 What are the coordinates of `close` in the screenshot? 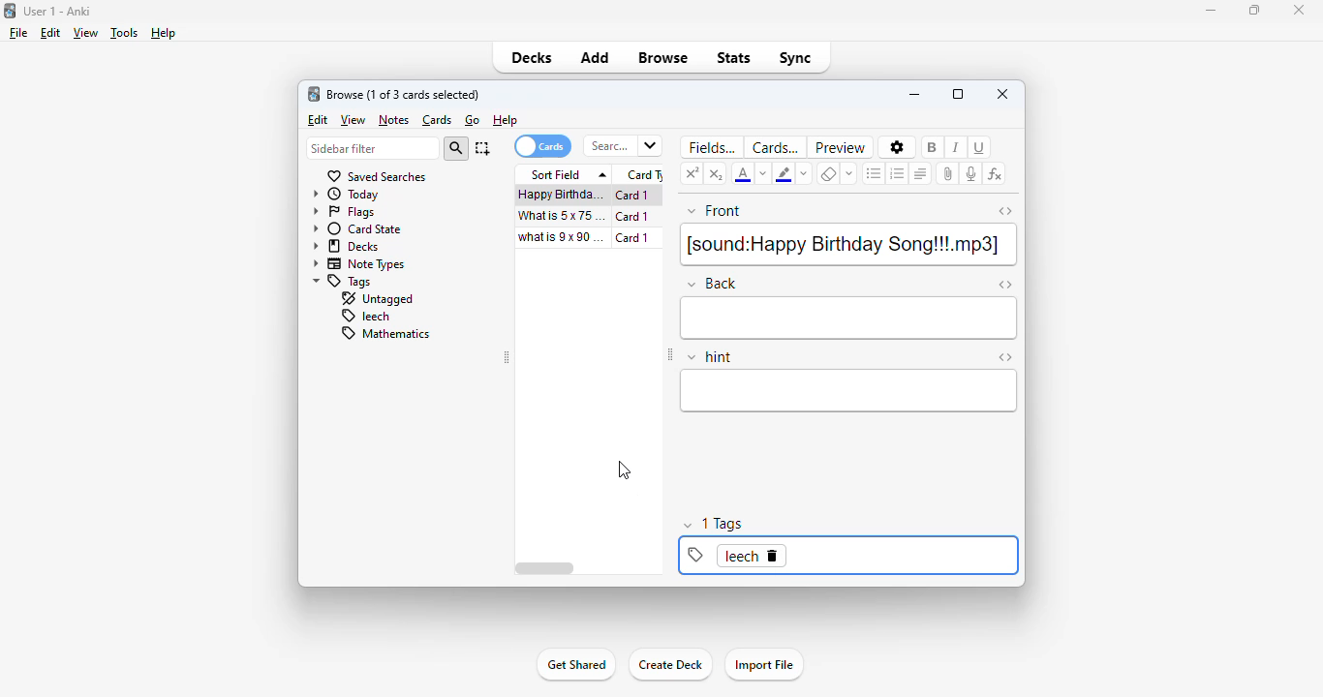 It's located at (1002, 94).